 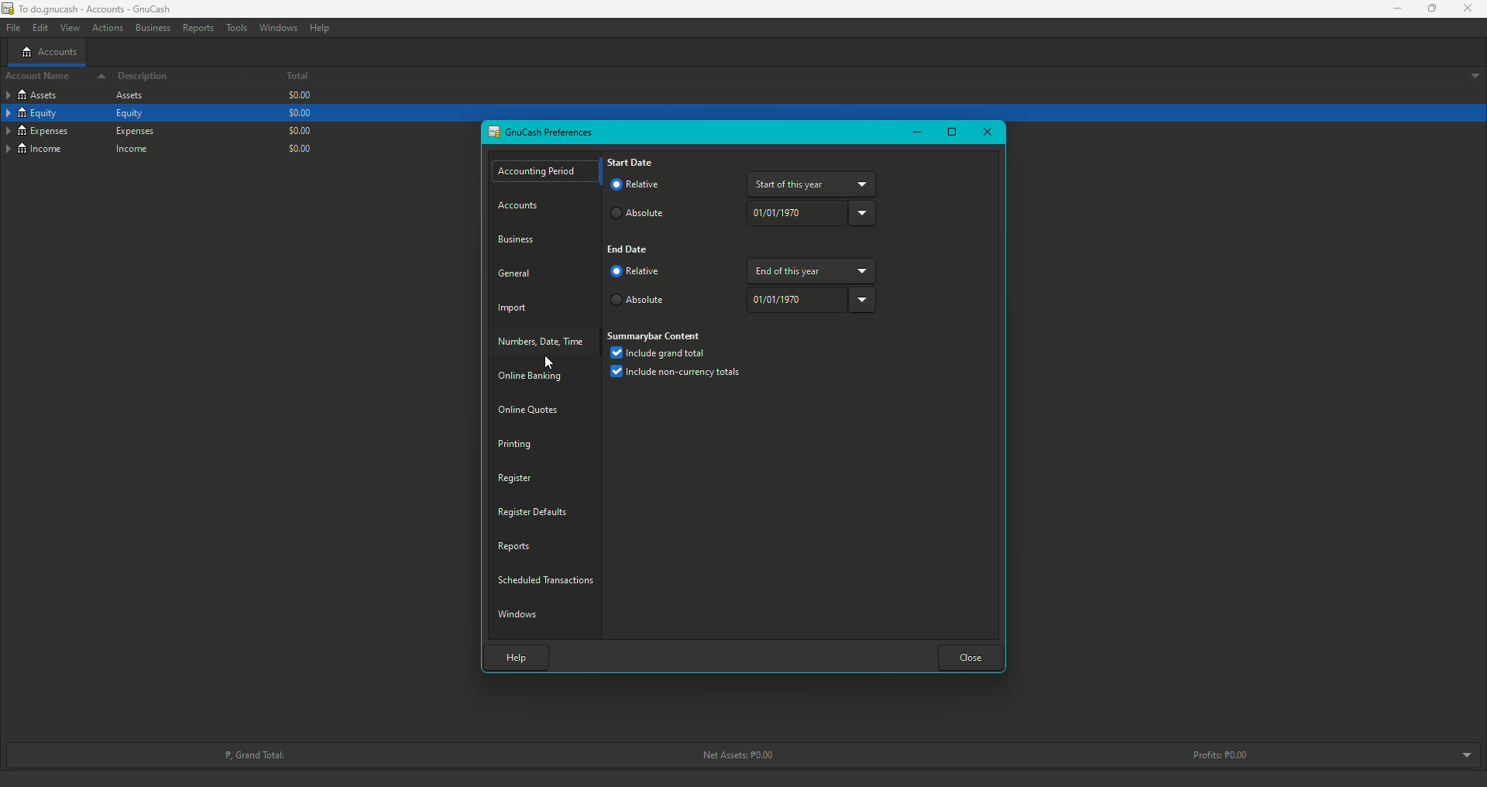 What do you see at coordinates (303, 147) in the screenshot?
I see `$0` at bounding box center [303, 147].